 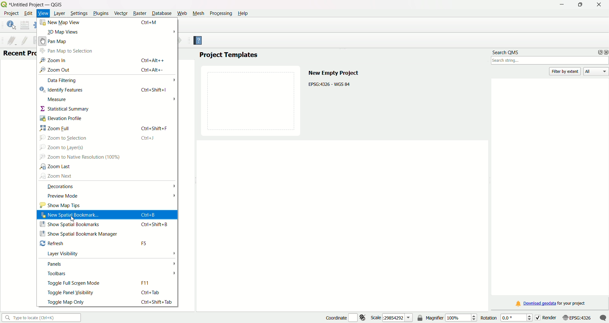 I want to click on message, so click(x=603, y=317).